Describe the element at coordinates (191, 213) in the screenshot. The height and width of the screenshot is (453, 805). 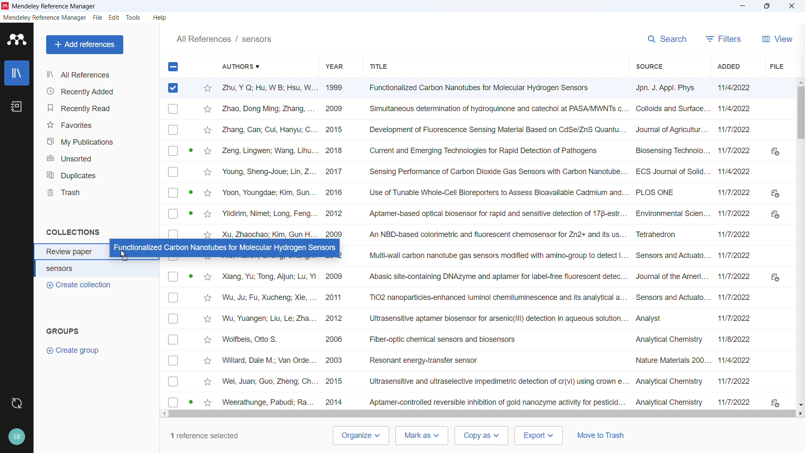
I see `PDF available` at that location.